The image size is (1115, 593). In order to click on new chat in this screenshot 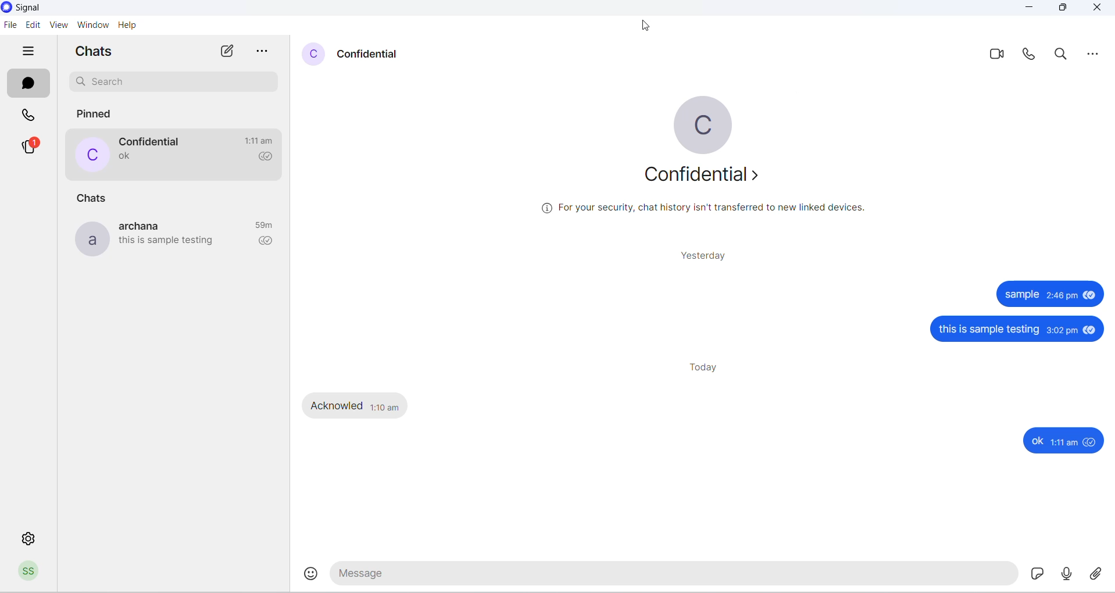, I will do `click(226, 52)`.